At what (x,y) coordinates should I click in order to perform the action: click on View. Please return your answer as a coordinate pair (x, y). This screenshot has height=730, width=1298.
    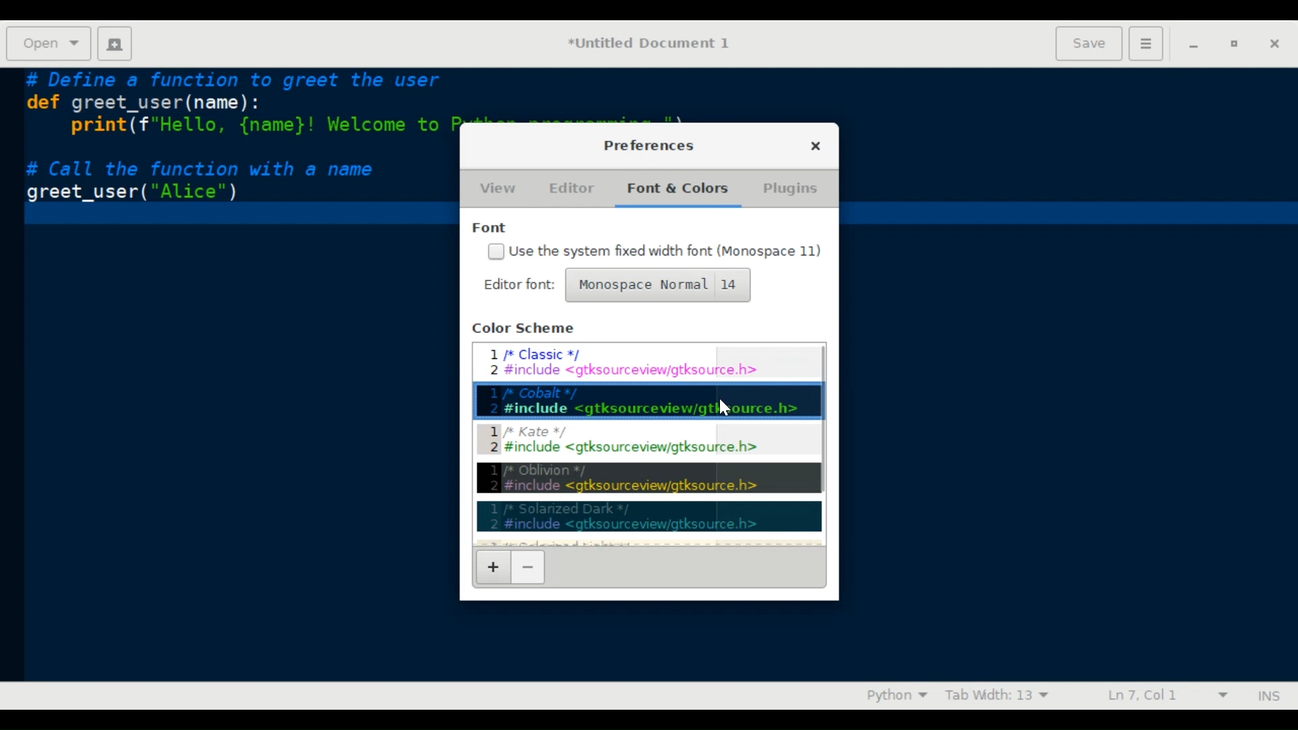
    Looking at the image, I should click on (498, 187).